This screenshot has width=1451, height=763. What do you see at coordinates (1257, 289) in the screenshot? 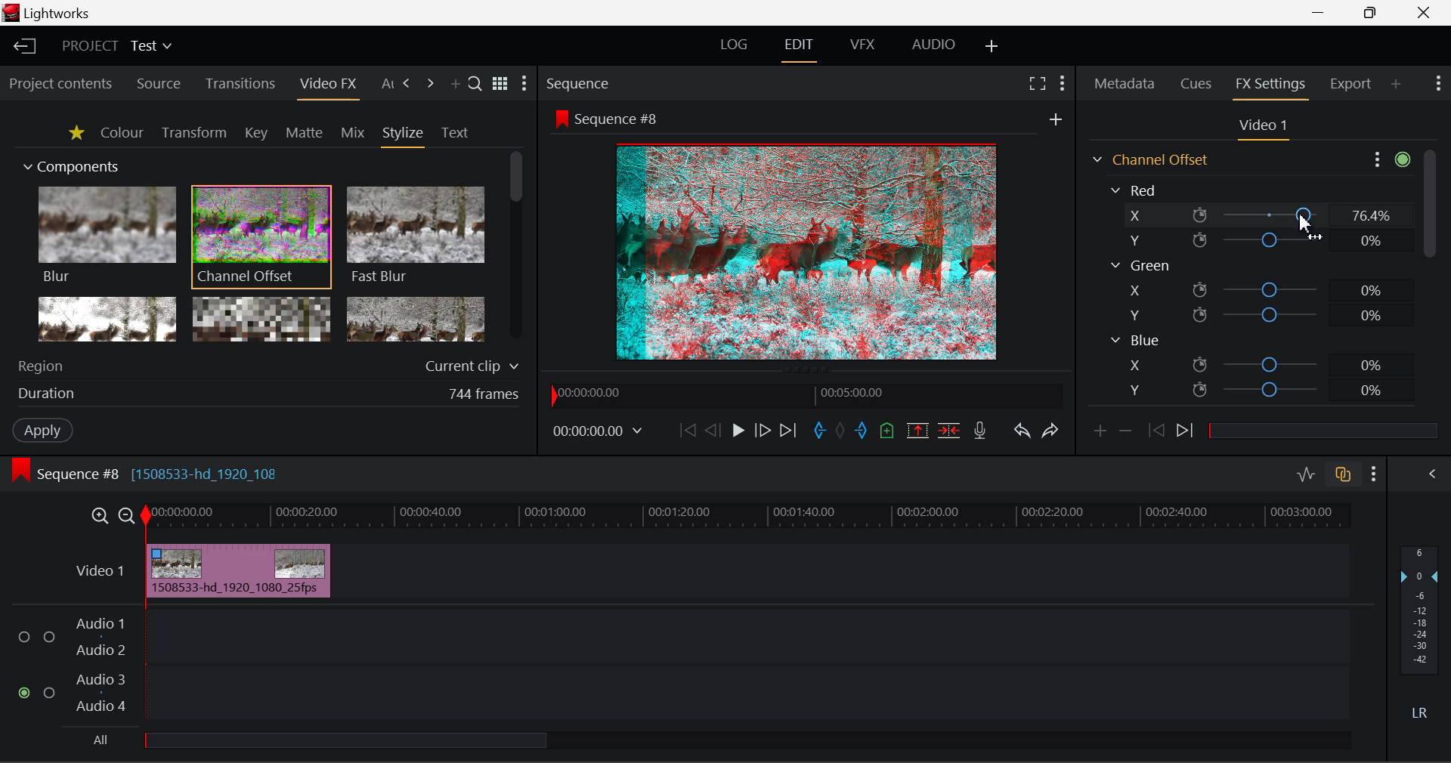
I see `Green X` at bounding box center [1257, 289].